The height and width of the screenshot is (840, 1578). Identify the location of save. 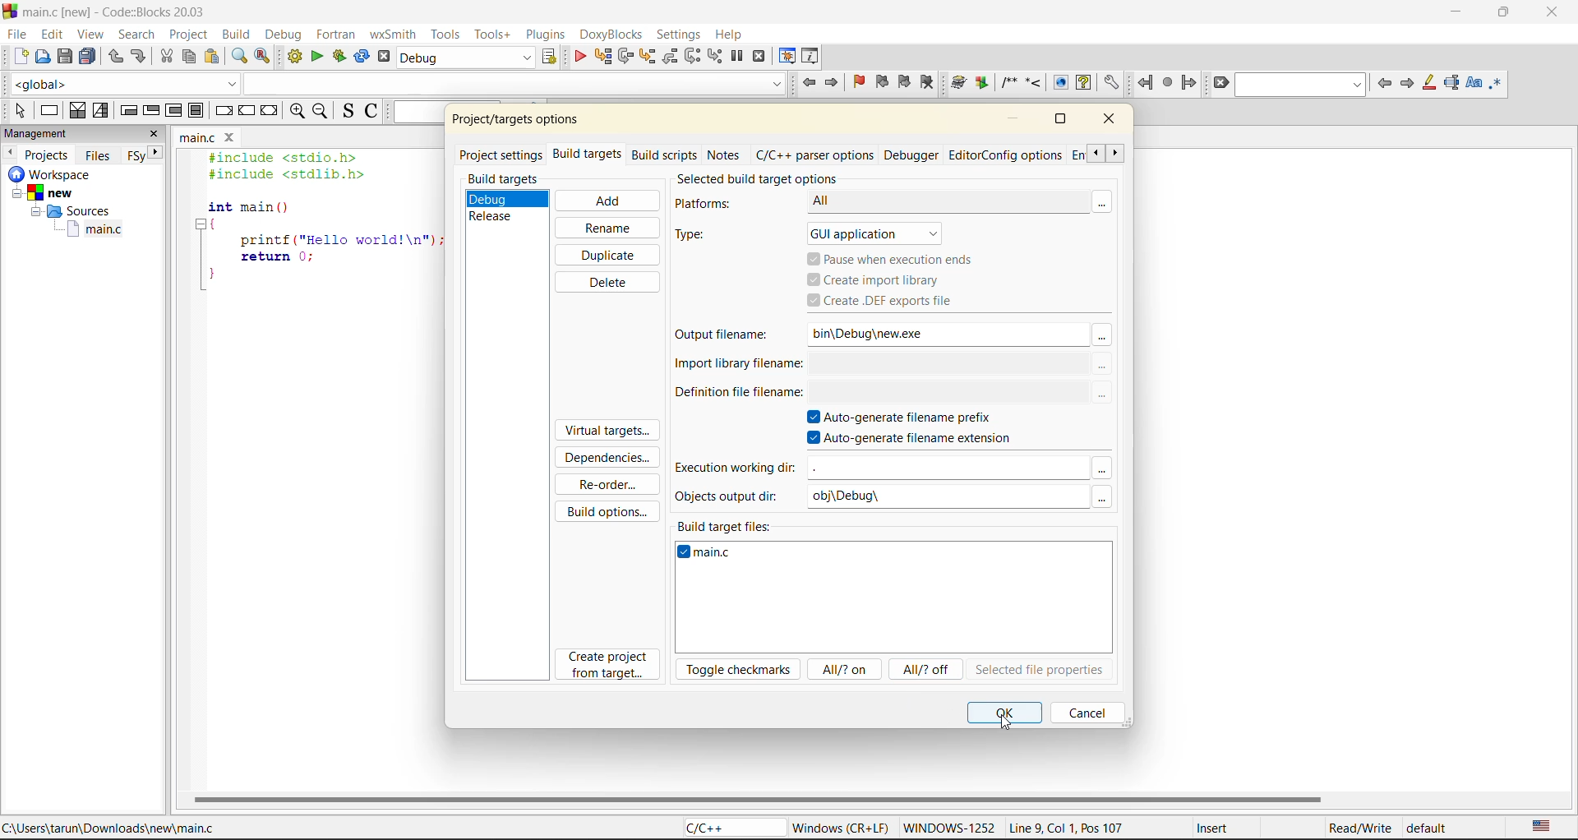
(63, 57).